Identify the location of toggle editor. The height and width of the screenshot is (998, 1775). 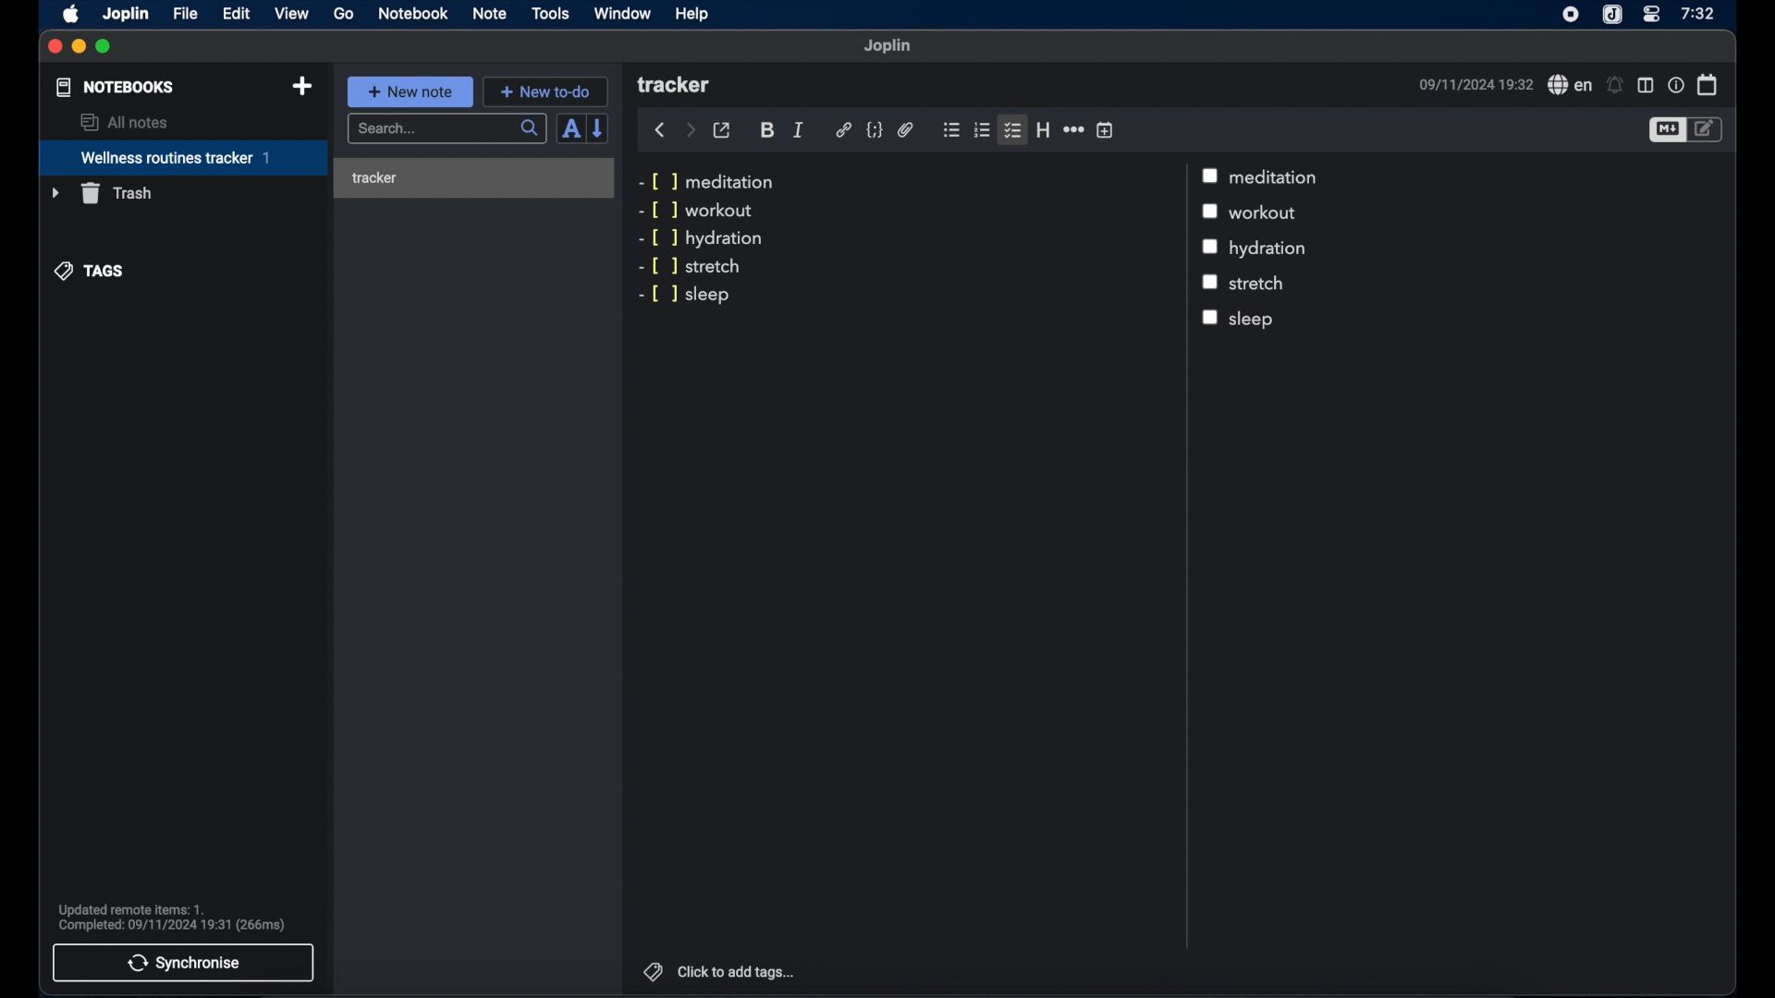
(1708, 130).